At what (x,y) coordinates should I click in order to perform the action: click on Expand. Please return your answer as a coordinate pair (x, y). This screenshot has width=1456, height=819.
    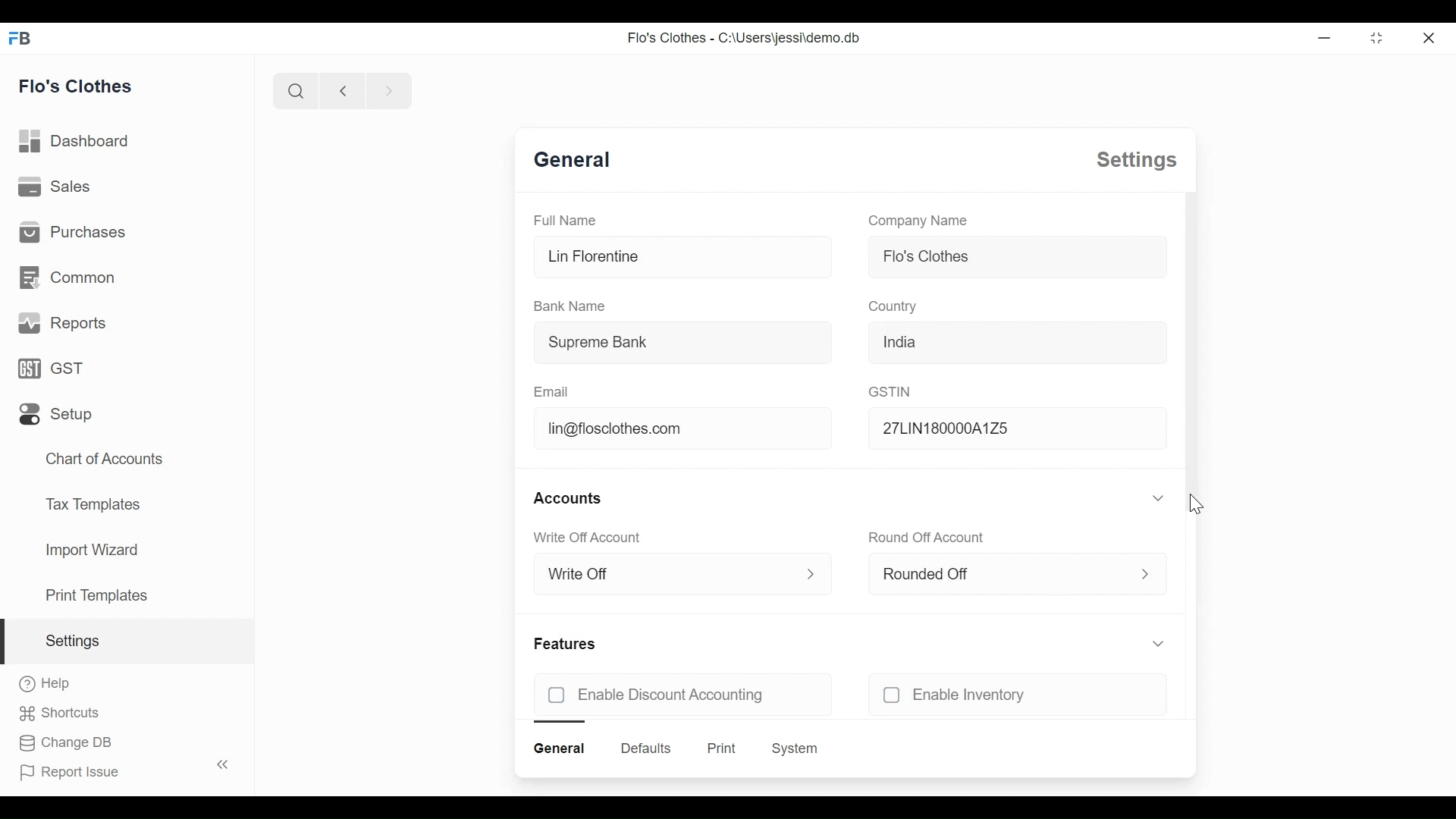
    Looking at the image, I should click on (812, 573).